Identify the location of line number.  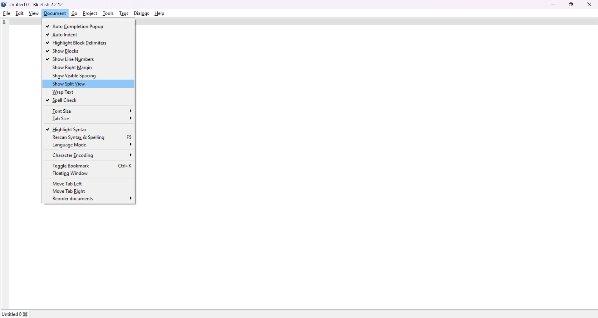
(4, 22).